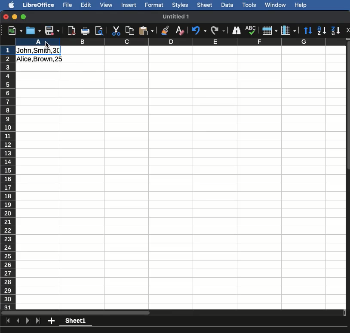 The height and width of the screenshot is (333, 350). Describe the element at coordinates (52, 30) in the screenshot. I see `Save` at that location.